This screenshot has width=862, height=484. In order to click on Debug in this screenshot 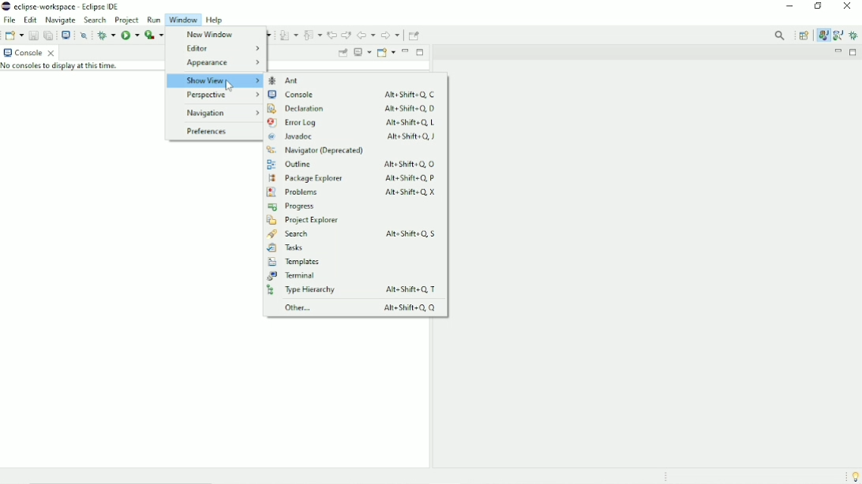, I will do `click(106, 35)`.